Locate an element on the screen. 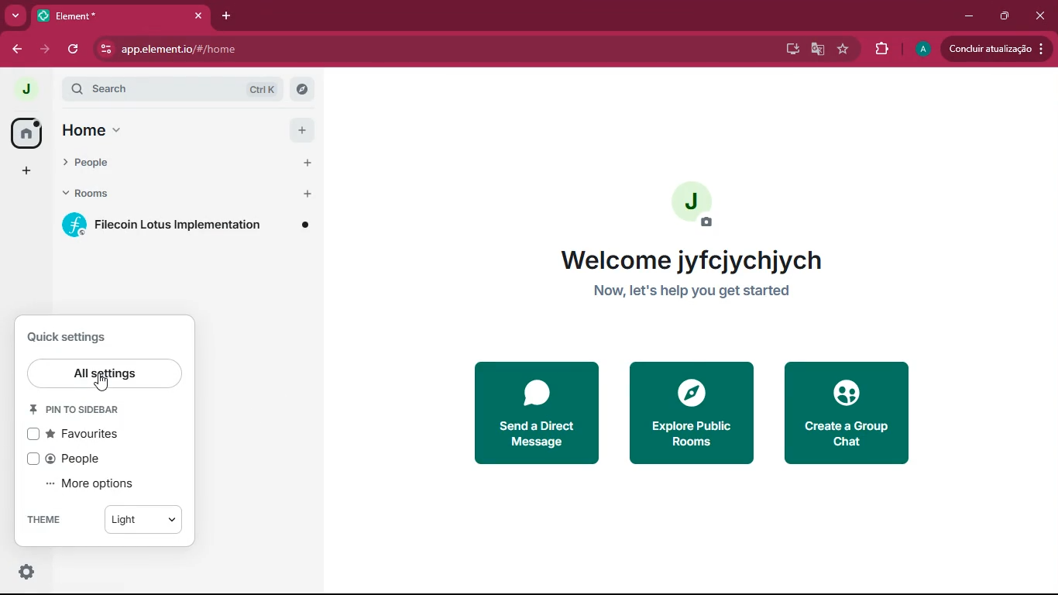 Image resolution: width=1058 pixels, height=595 pixels. quick settings is located at coordinates (27, 571).